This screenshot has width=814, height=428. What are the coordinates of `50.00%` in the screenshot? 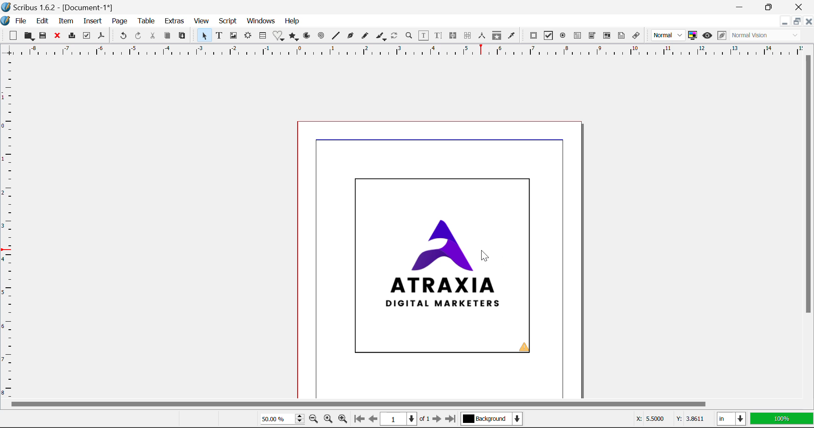 It's located at (280, 418).